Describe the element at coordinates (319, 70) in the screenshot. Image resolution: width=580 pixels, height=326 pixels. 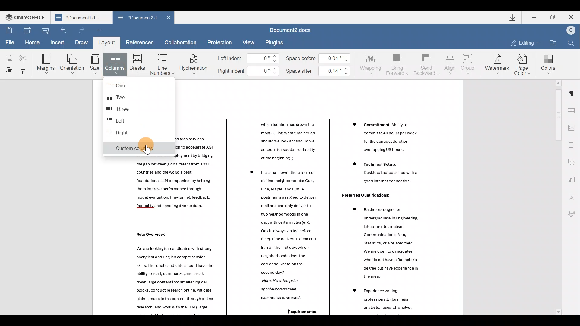
I see `Space after` at that location.